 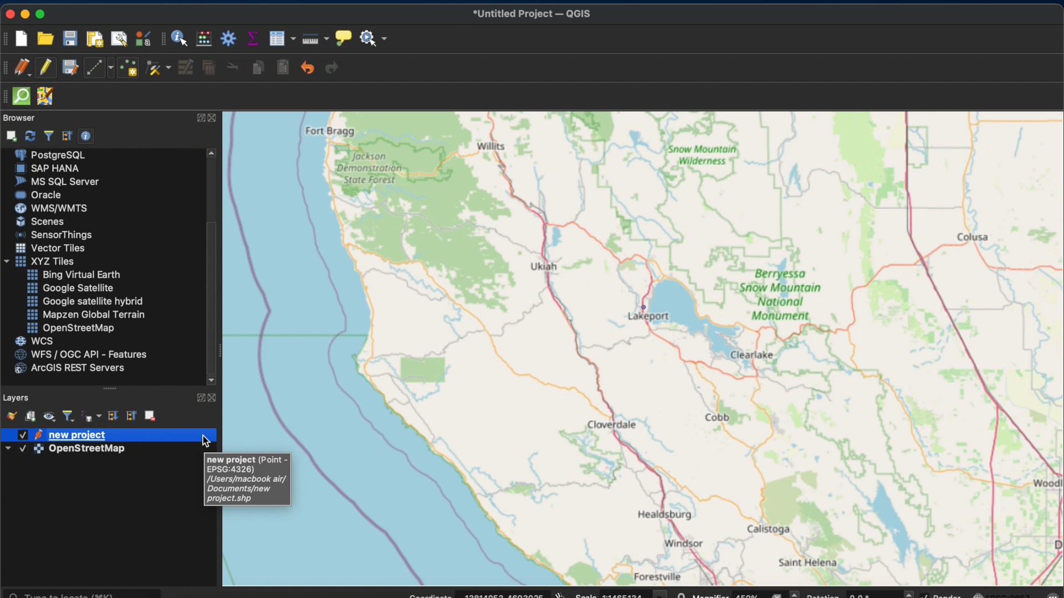 I want to click on new project layer, so click(x=61, y=435).